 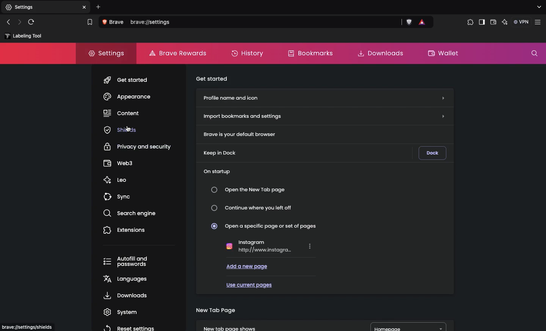 I want to click on Downloads, so click(x=382, y=54).